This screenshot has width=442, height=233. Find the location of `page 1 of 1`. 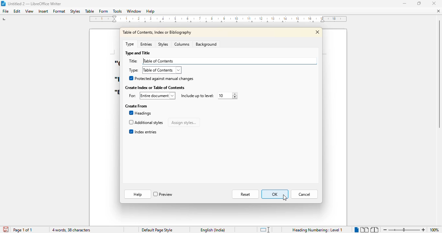

page 1 of 1 is located at coordinates (23, 230).